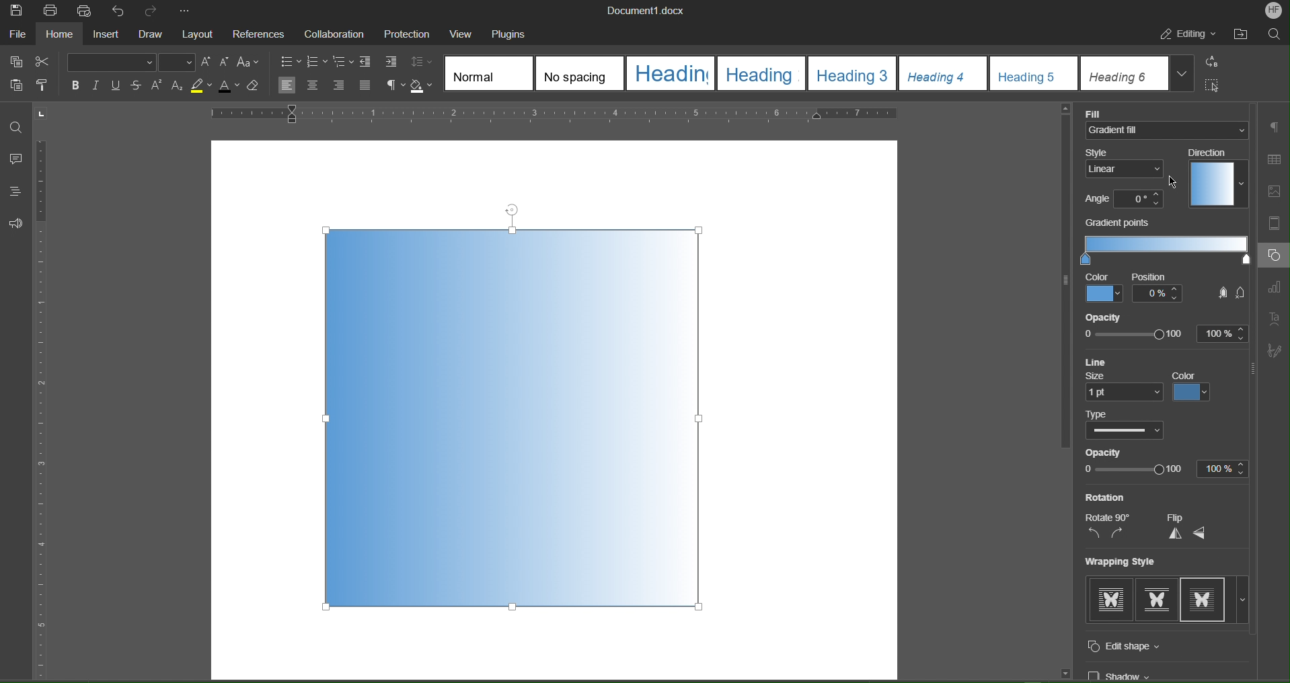  I want to click on Save, so click(15, 10).